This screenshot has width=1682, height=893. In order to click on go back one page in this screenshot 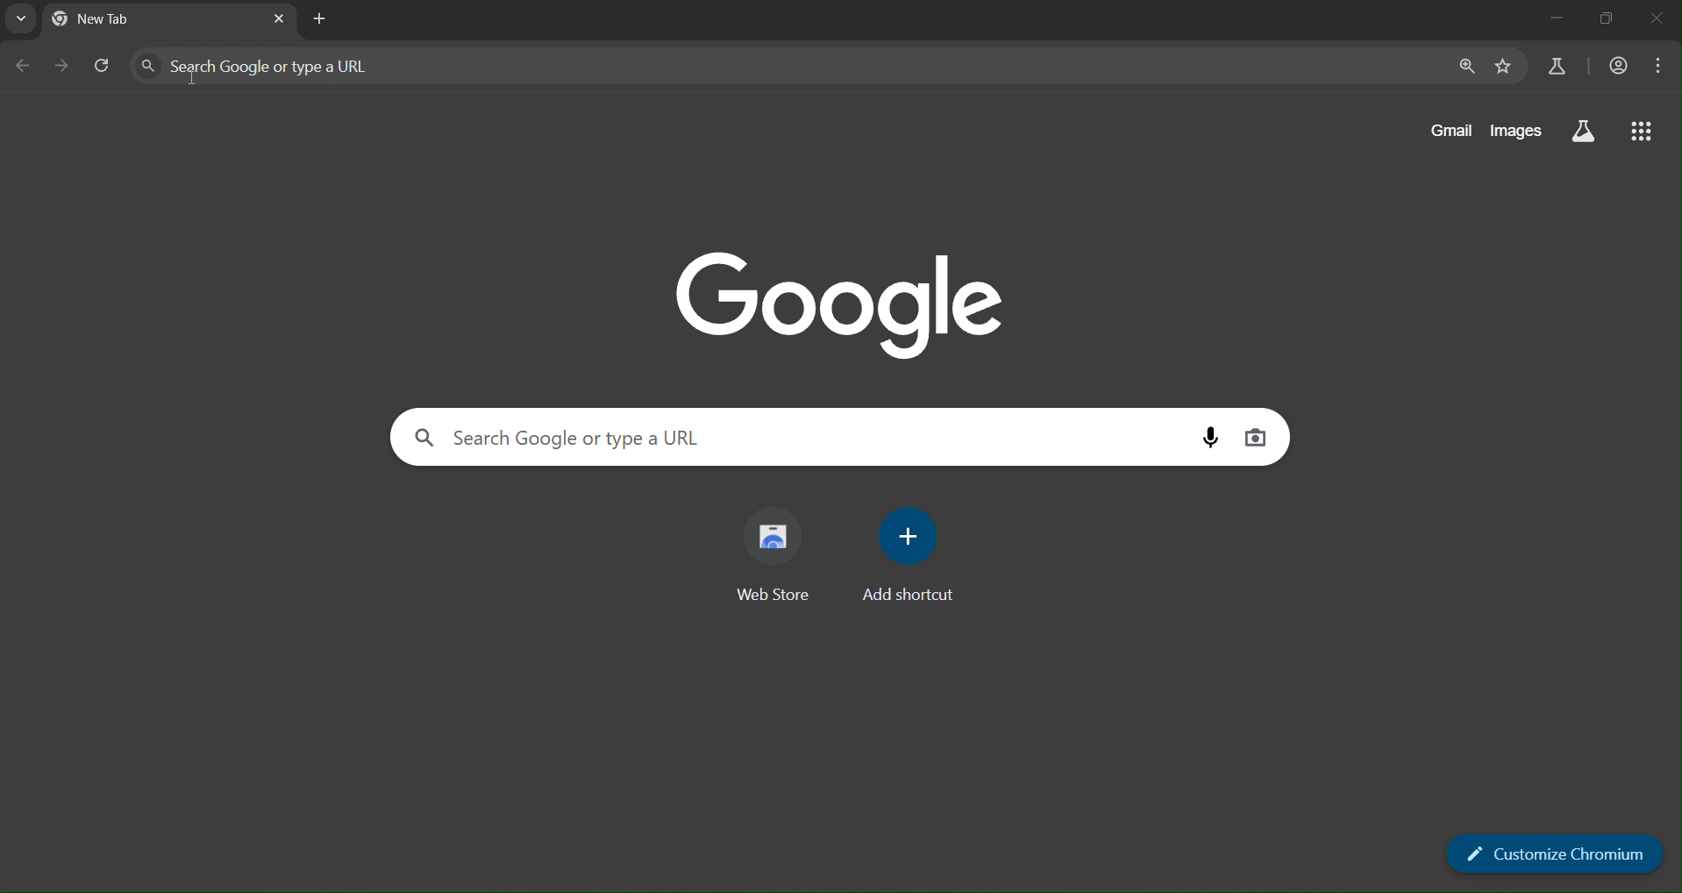, I will do `click(25, 68)`.